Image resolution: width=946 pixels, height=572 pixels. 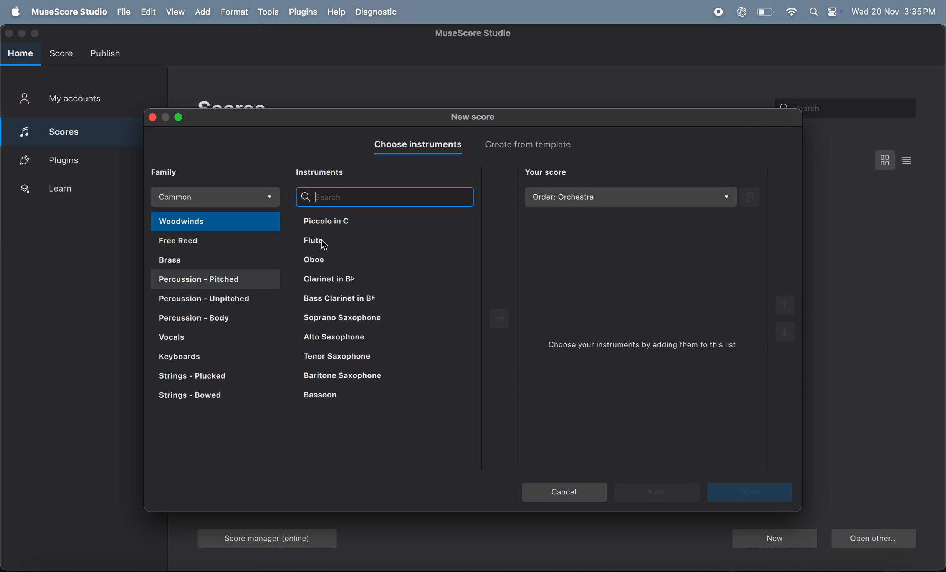 I want to click on maximize, so click(x=37, y=34).